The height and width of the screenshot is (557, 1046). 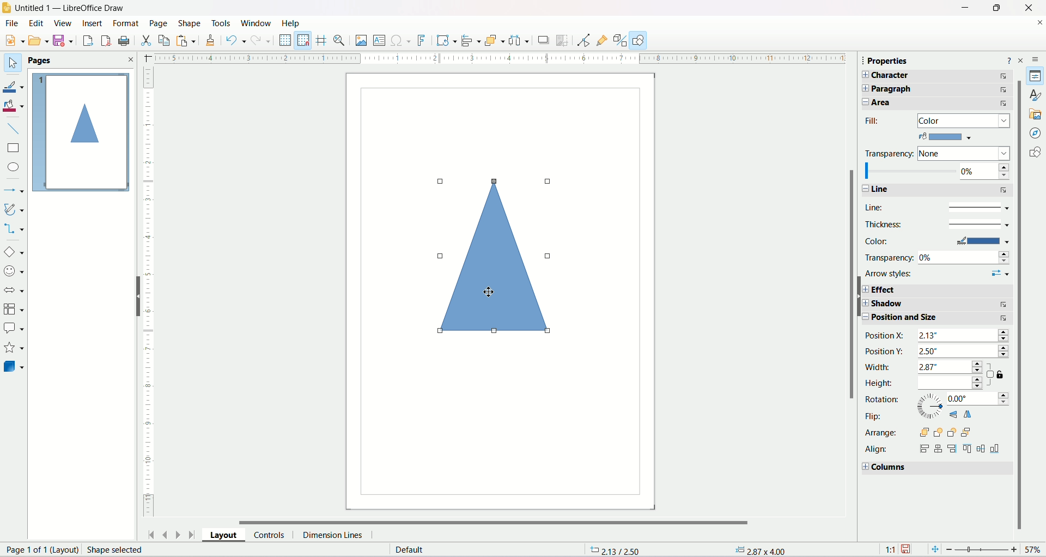 What do you see at coordinates (164, 40) in the screenshot?
I see `Copy` at bounding box center [164, 40].